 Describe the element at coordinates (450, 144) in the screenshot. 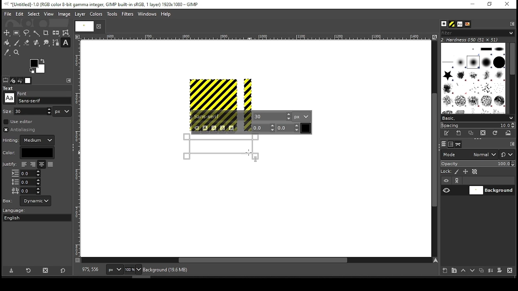

I see `channels` at that location.